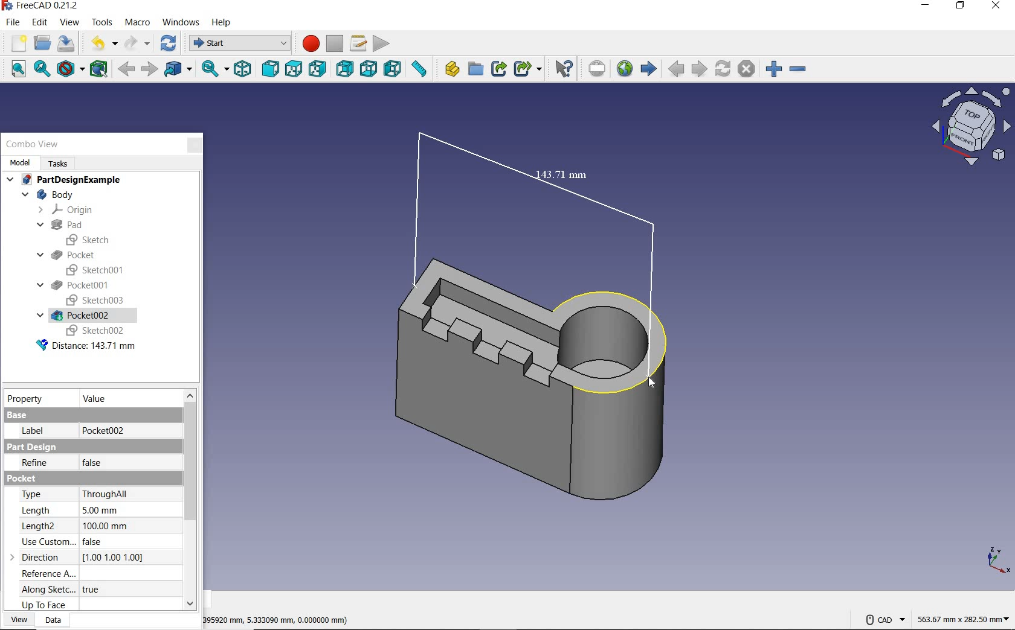 The width and height of the screenshot is (1015, 630). Describe the element at coordinates (170, 43) in the screenshot. I see `refresh` at that location.